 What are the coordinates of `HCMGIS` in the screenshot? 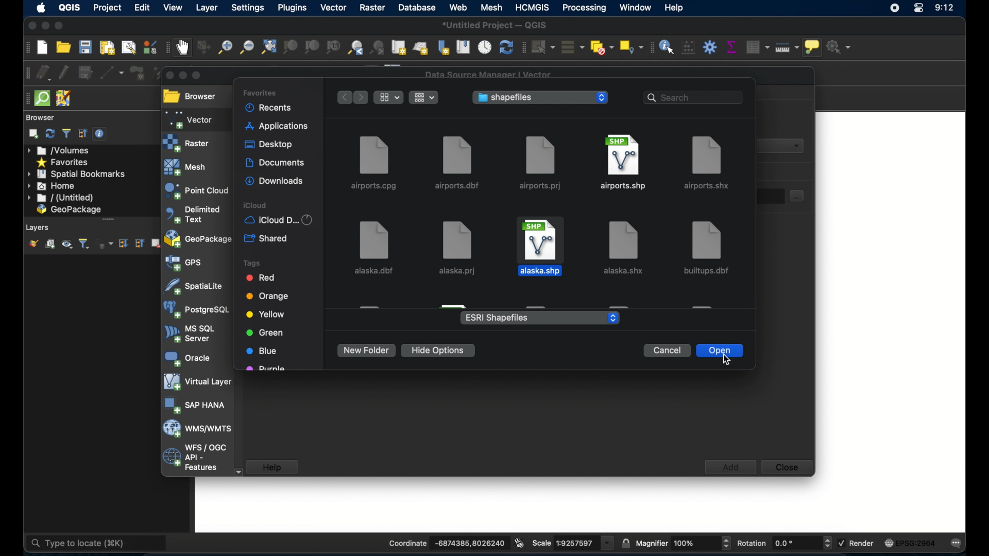 It's located at (533, 7).